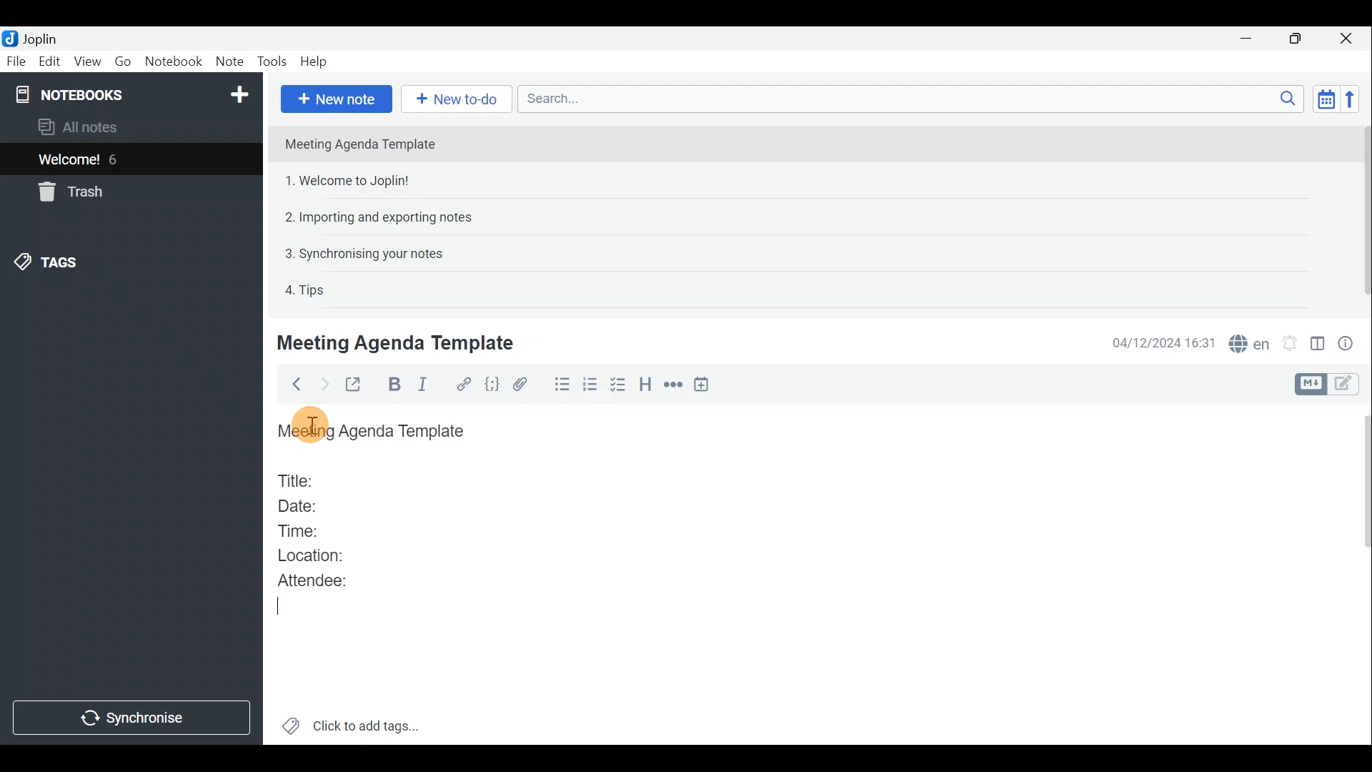 This screenshot has height=772, width=1372. What do you see at coordinates (1352, 99) in the screenshot?
I see `Reverse sort order` at bounding box center [1352, 99].